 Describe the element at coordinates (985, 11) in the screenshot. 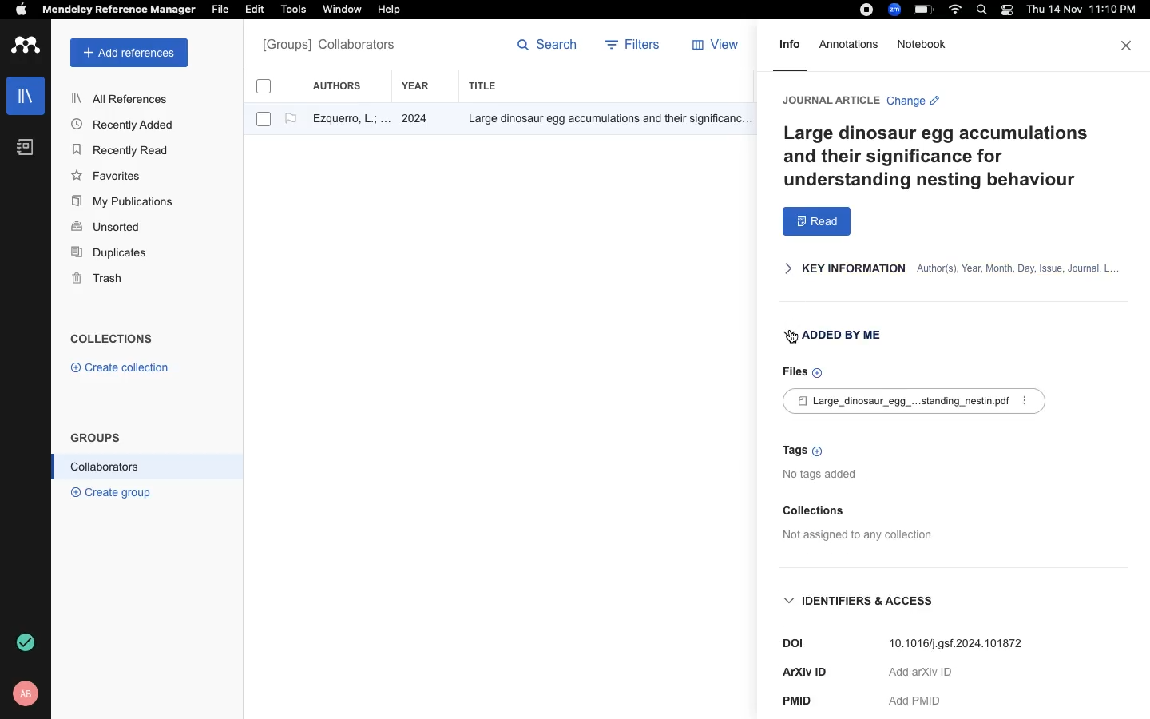

I see `search` at that location.